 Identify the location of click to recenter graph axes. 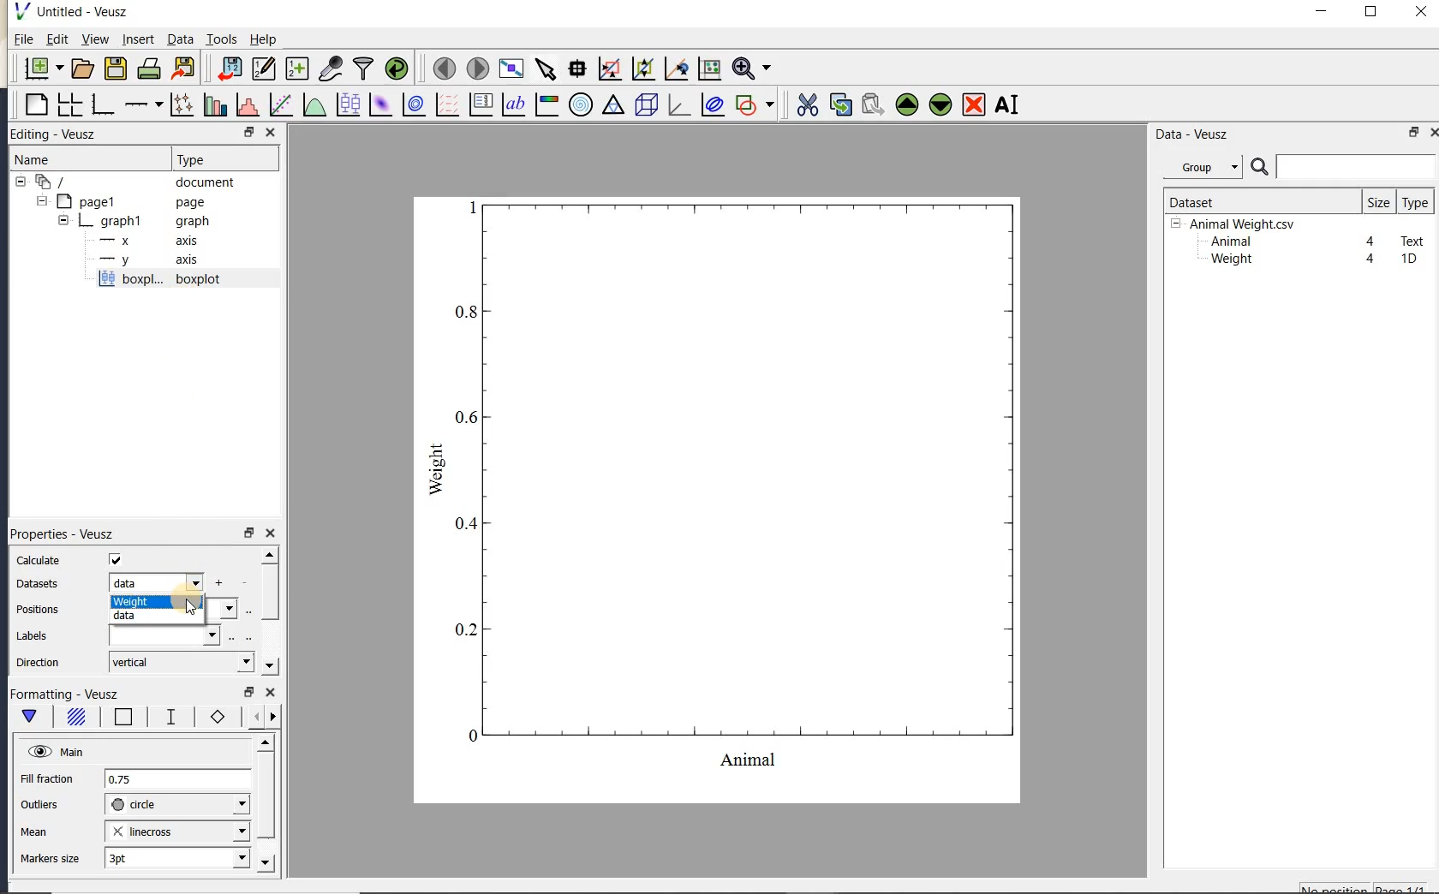
(677, 69).